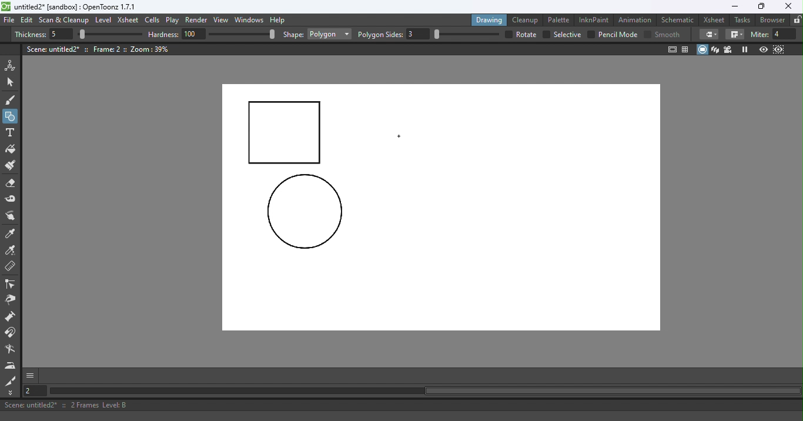 This screenshot has width=803, height=421. I want to click on Fill tool, so click(11, 151).